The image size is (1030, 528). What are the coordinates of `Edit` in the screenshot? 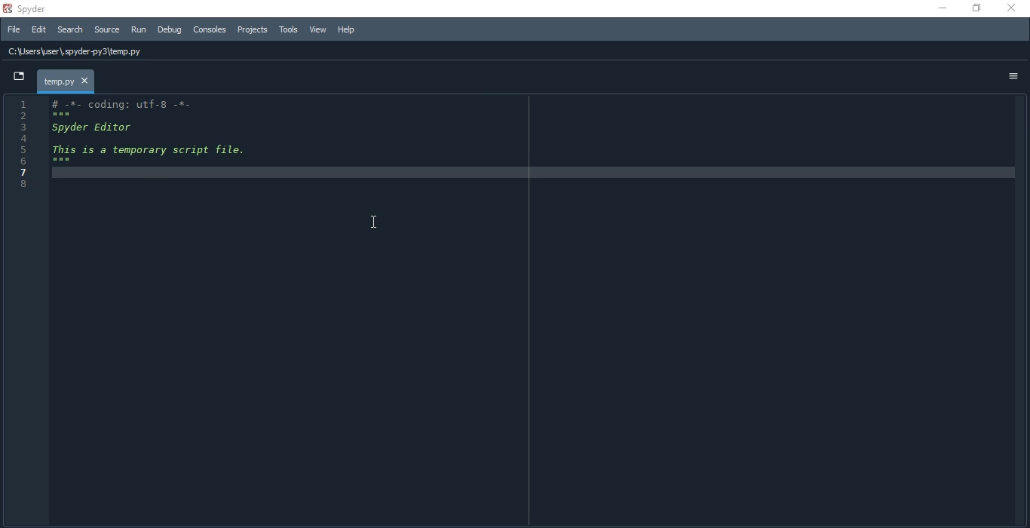 It's located at (41, 30).